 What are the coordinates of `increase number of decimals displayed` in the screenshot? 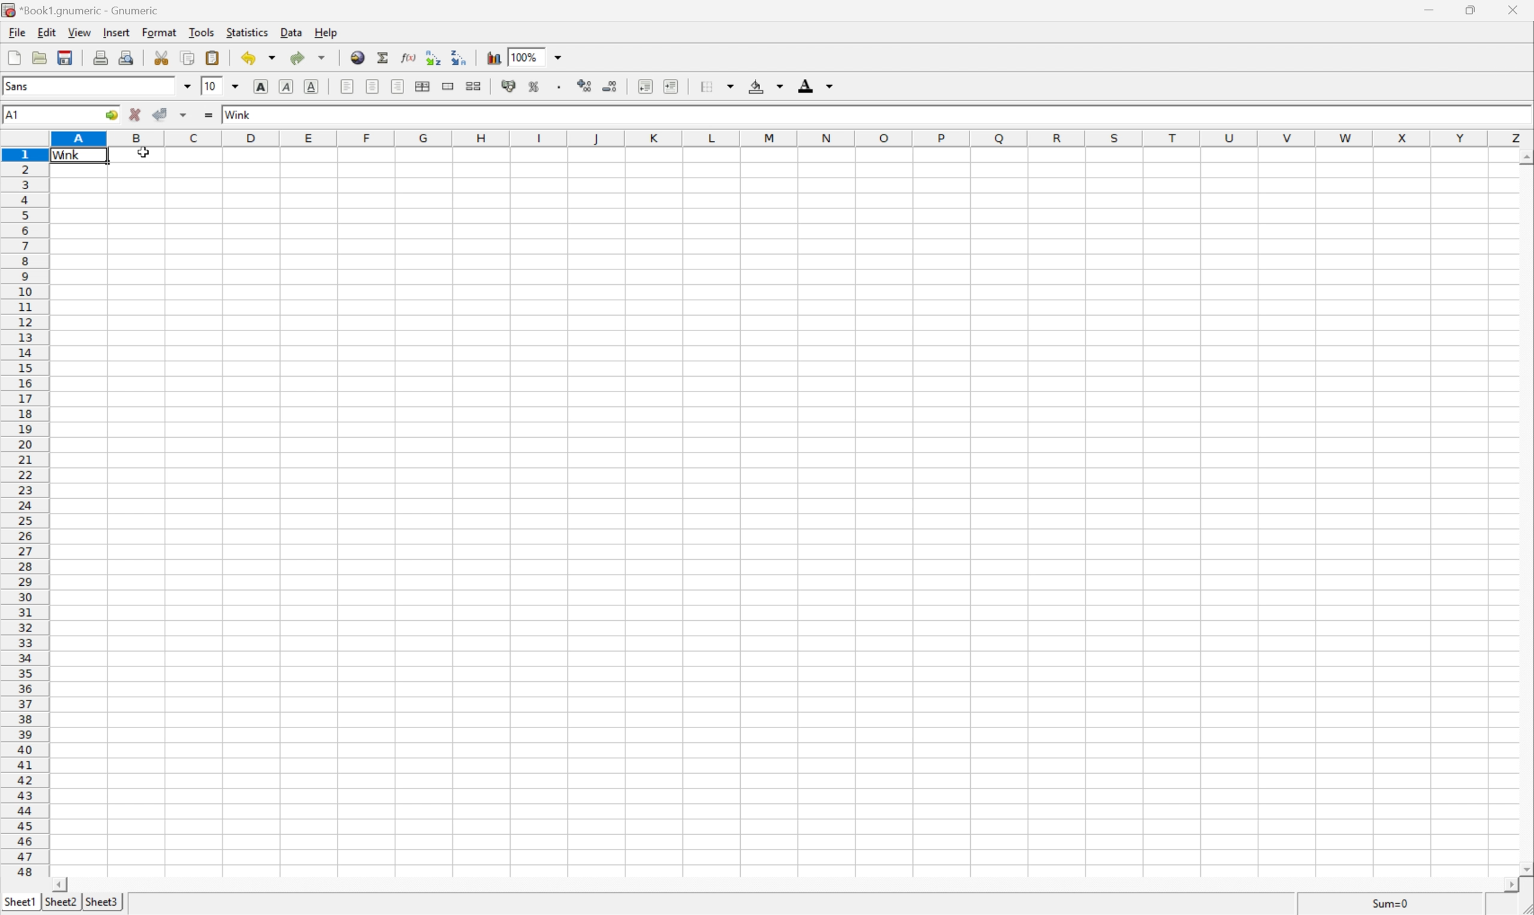 It's located at (581, 86).